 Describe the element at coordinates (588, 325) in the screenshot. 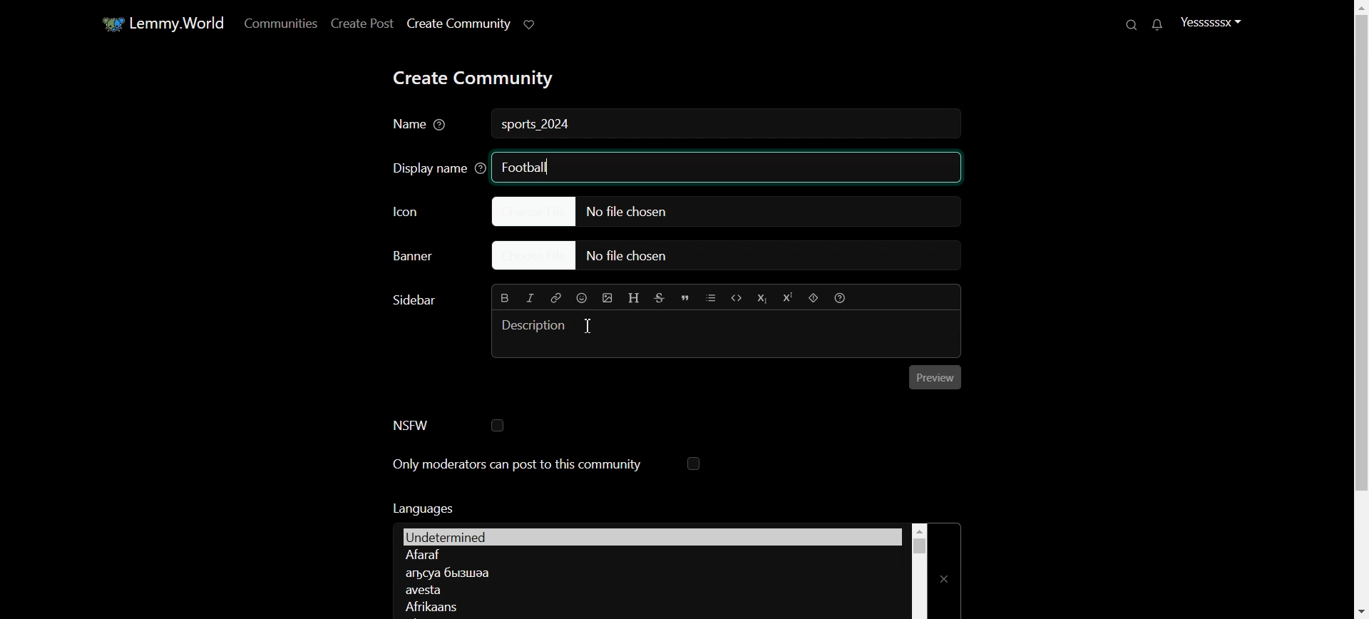

I see `Text Cursor` at that location.